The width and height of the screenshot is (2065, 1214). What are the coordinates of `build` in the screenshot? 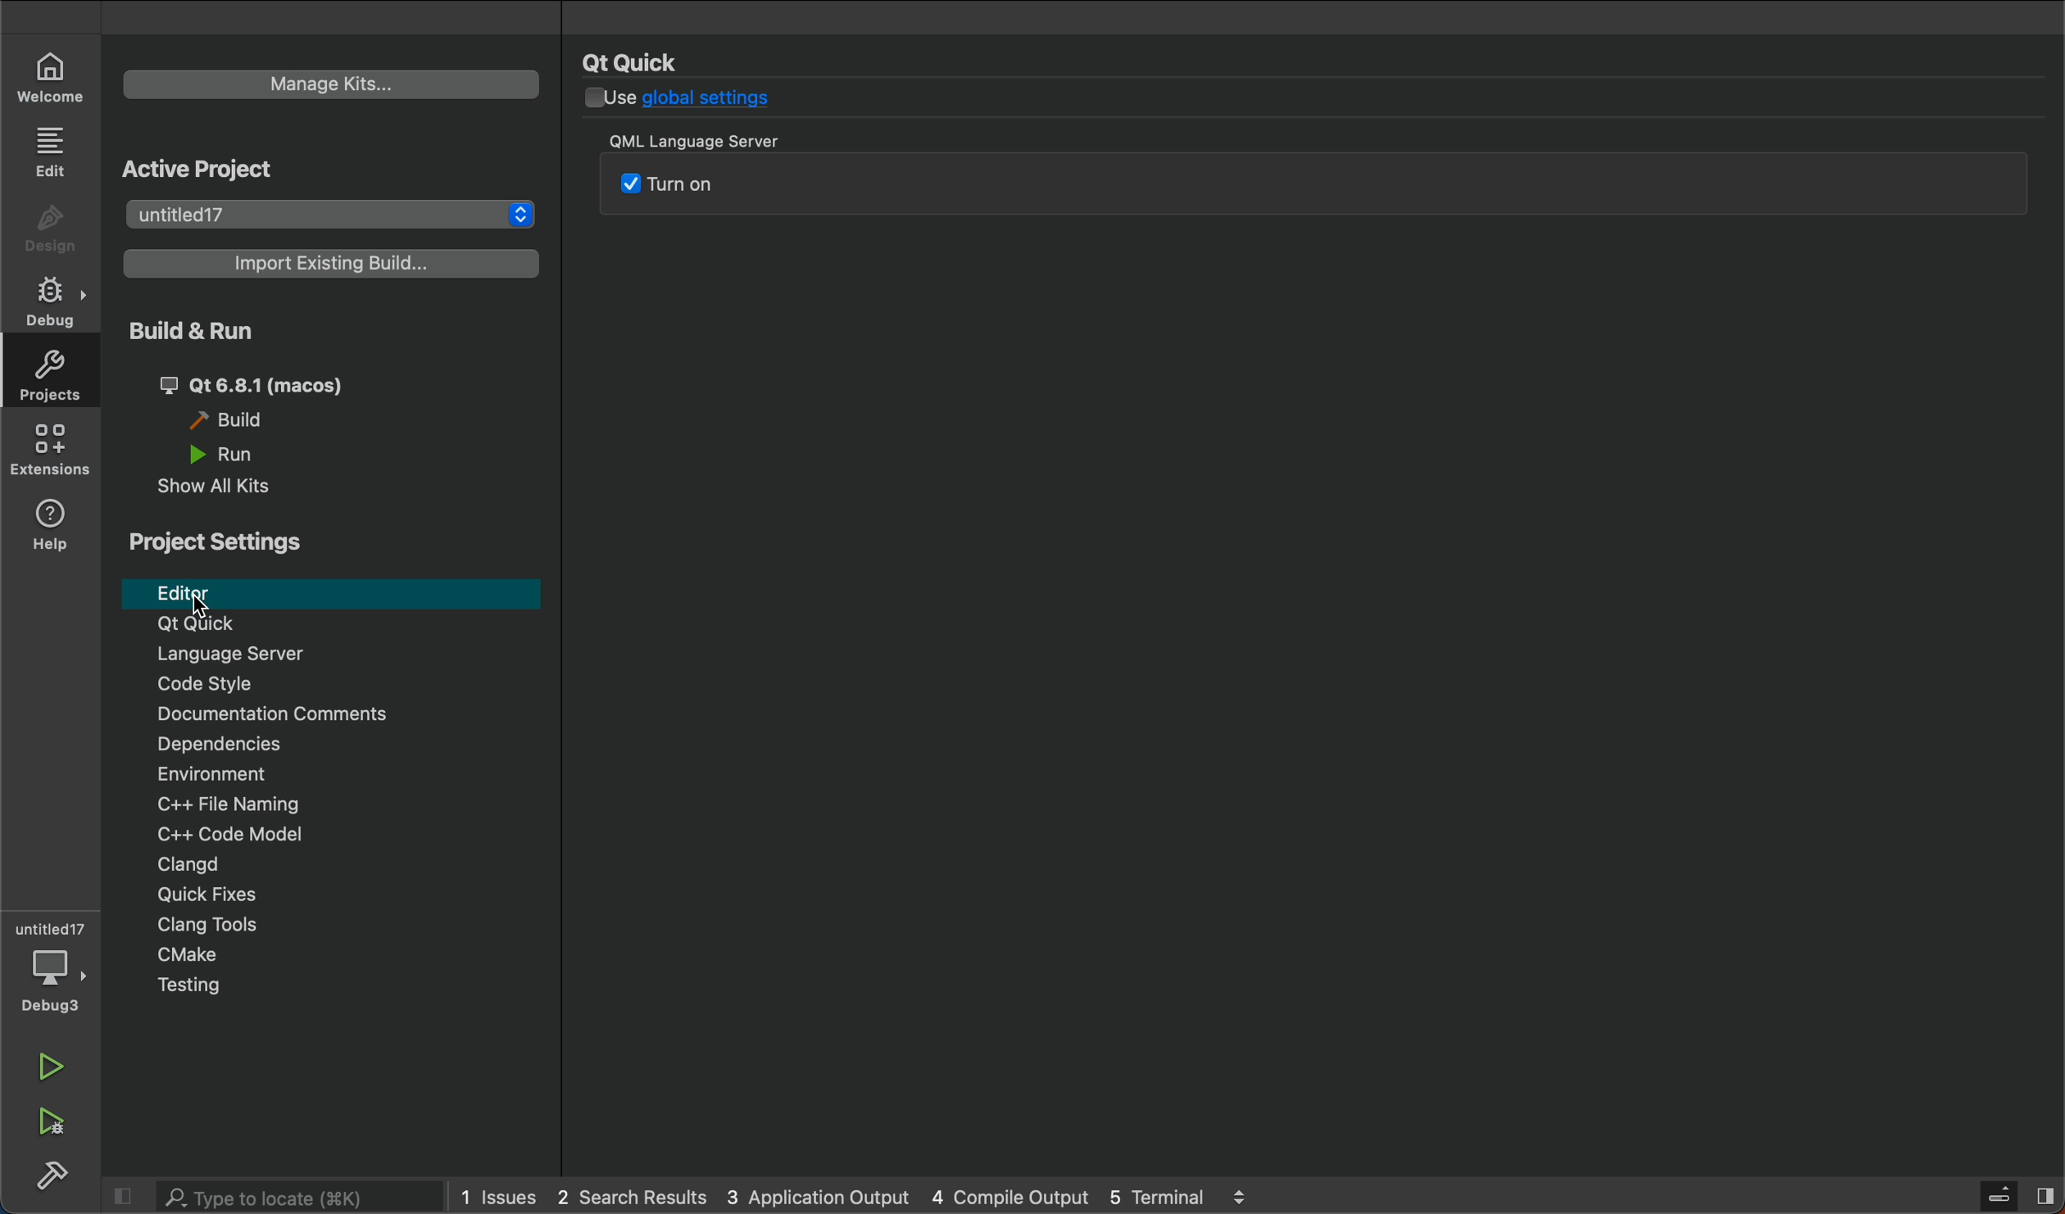 It's located at (239, 419).